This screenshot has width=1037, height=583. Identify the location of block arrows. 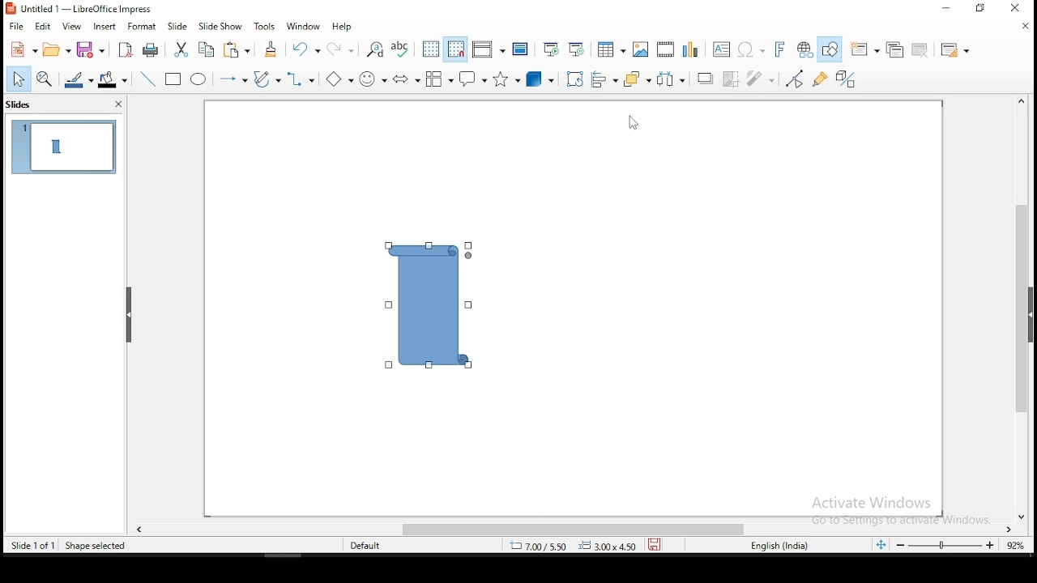
(407, 79).